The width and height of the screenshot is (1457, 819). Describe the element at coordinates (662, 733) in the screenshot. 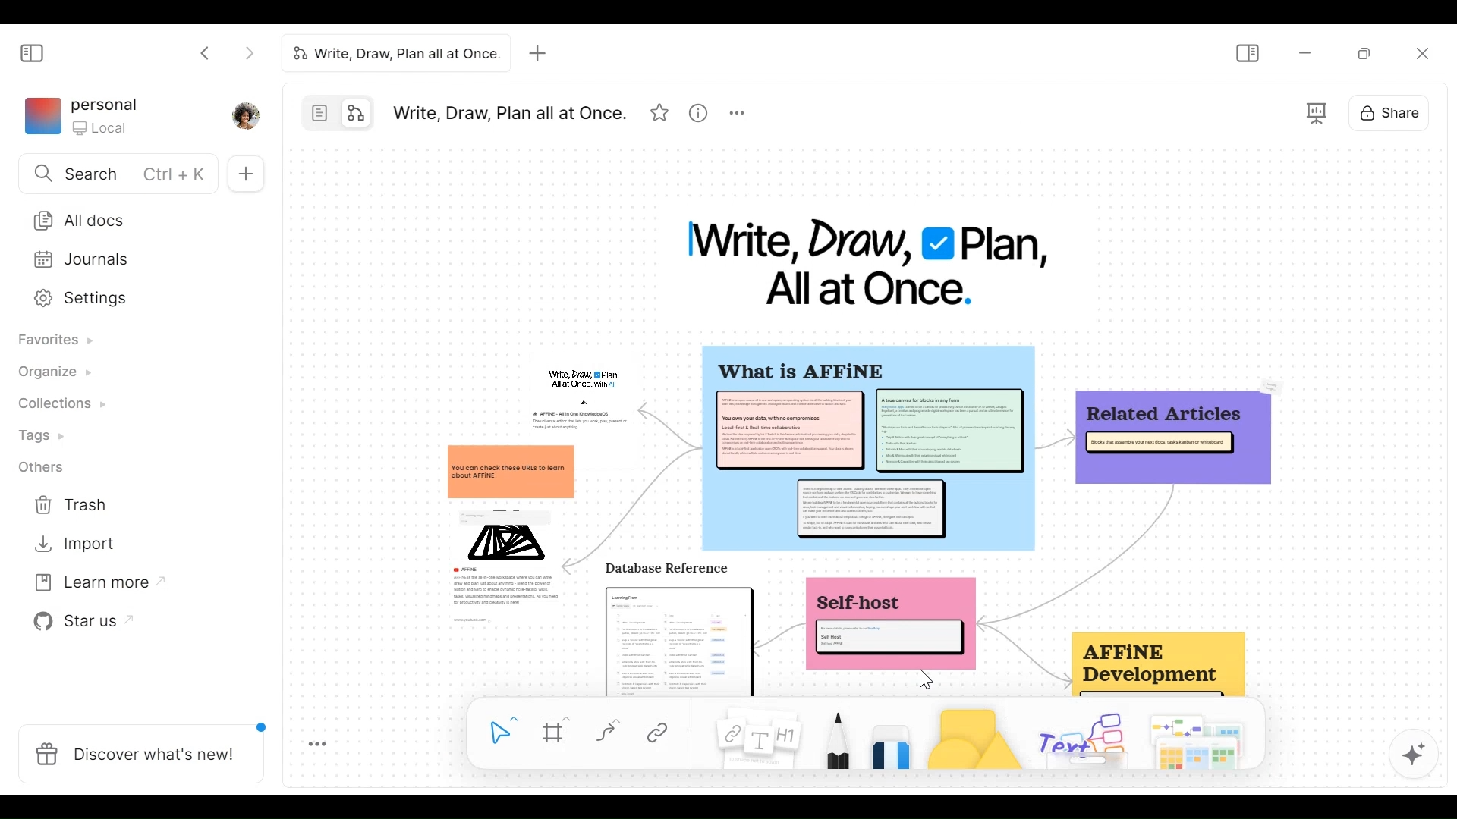

I see `Link` at that location.